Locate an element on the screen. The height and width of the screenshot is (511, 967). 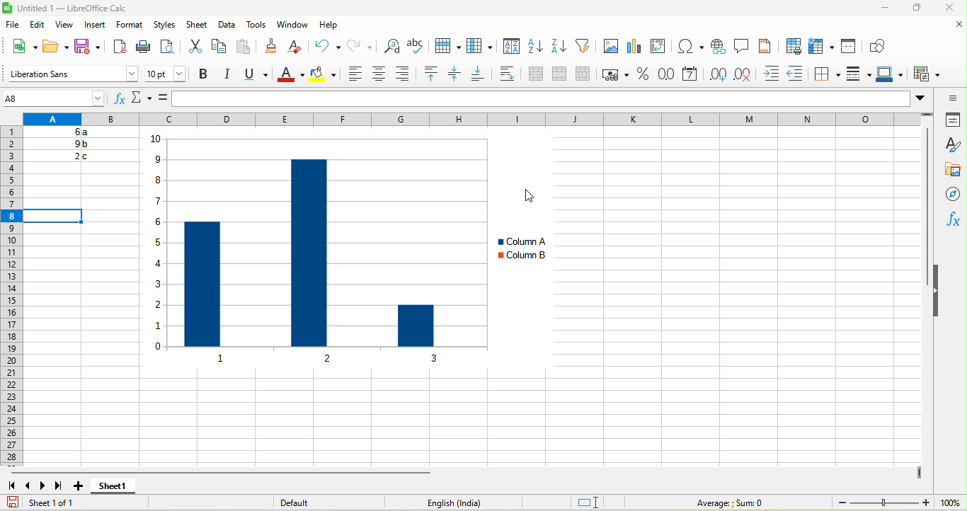
first sheet is located at coordinates (11, 487).